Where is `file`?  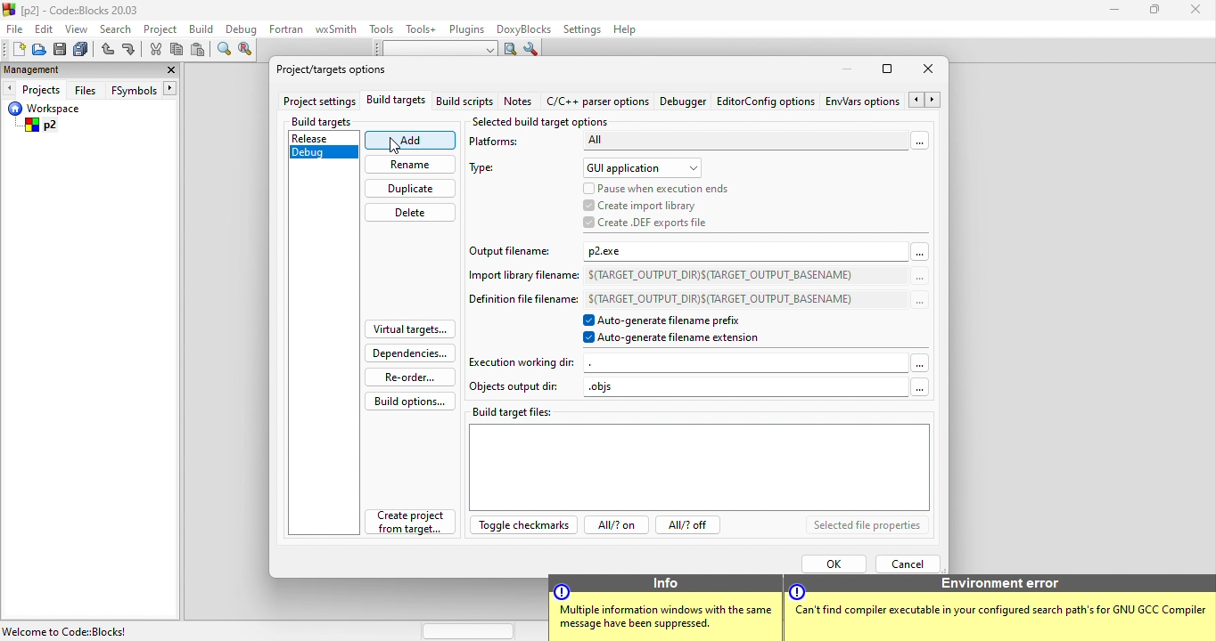 file is located at coordinates (16, 28).